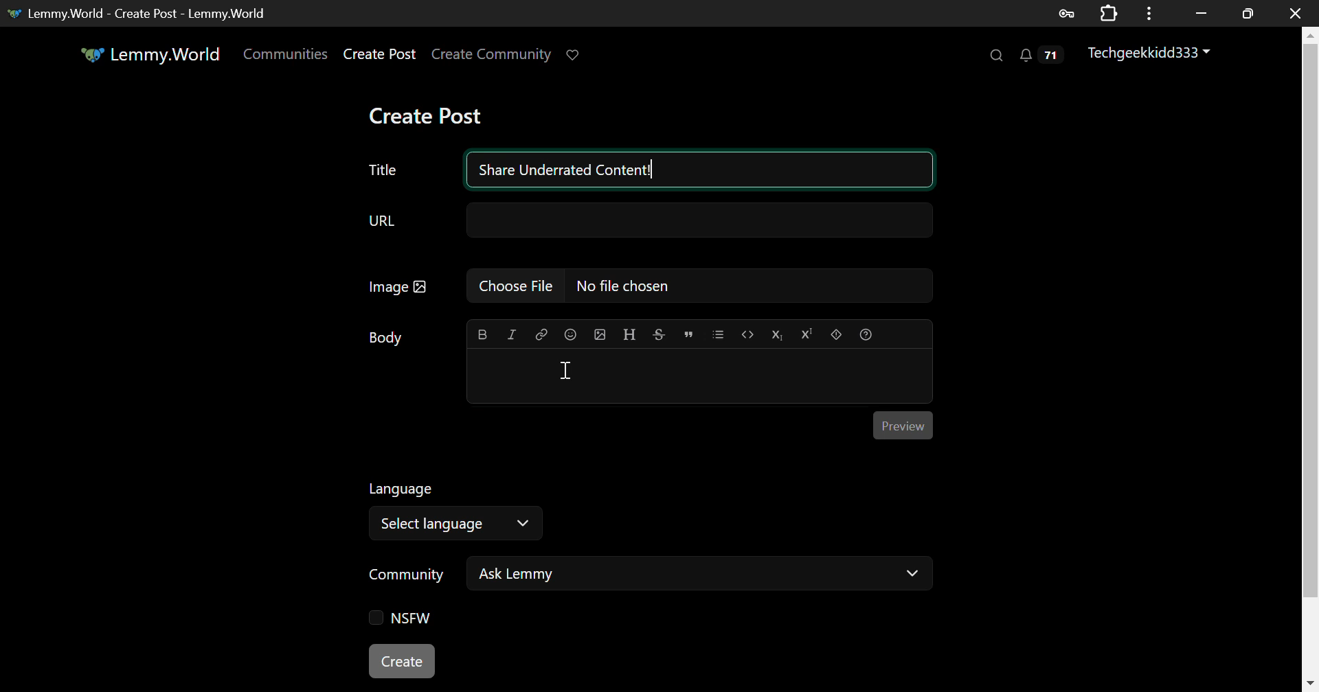  Describe the element at coordinates (1153, 55) in the screenshot. I see `Techgeekkidd333` at that location.